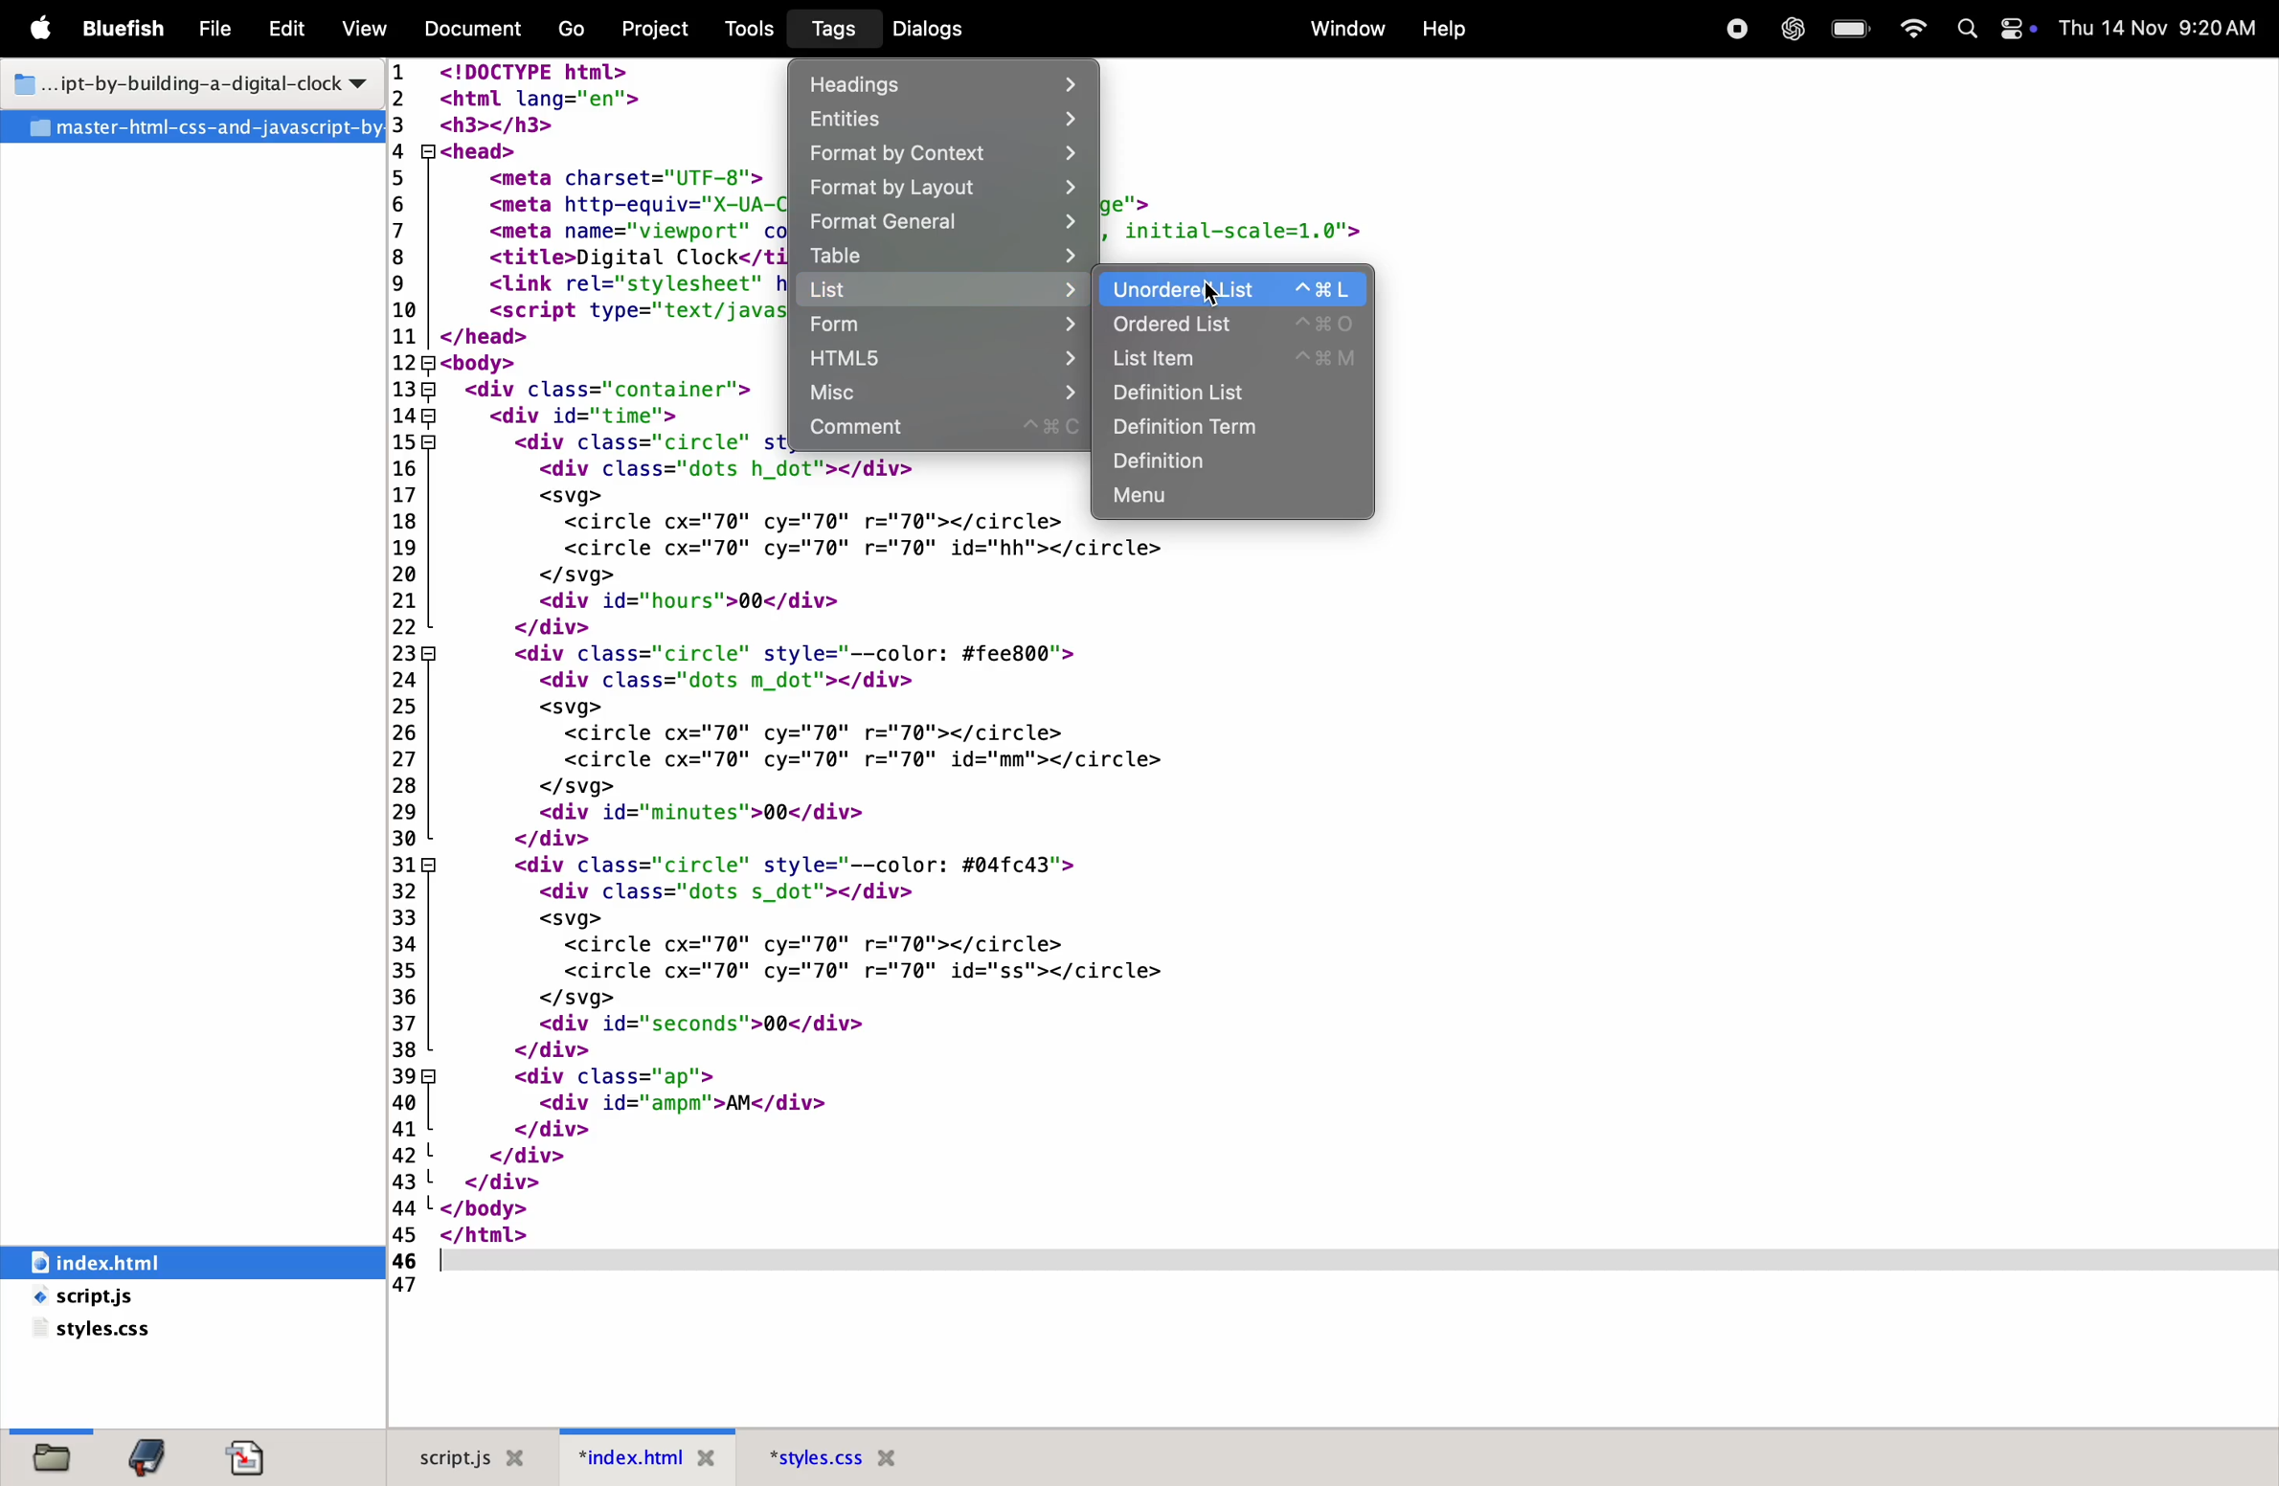 The image size is (2279, 1486). What do you see at coordinates (477, 1453) in the screenshot?
I see `script.js` at bounding box center [477, 1453].